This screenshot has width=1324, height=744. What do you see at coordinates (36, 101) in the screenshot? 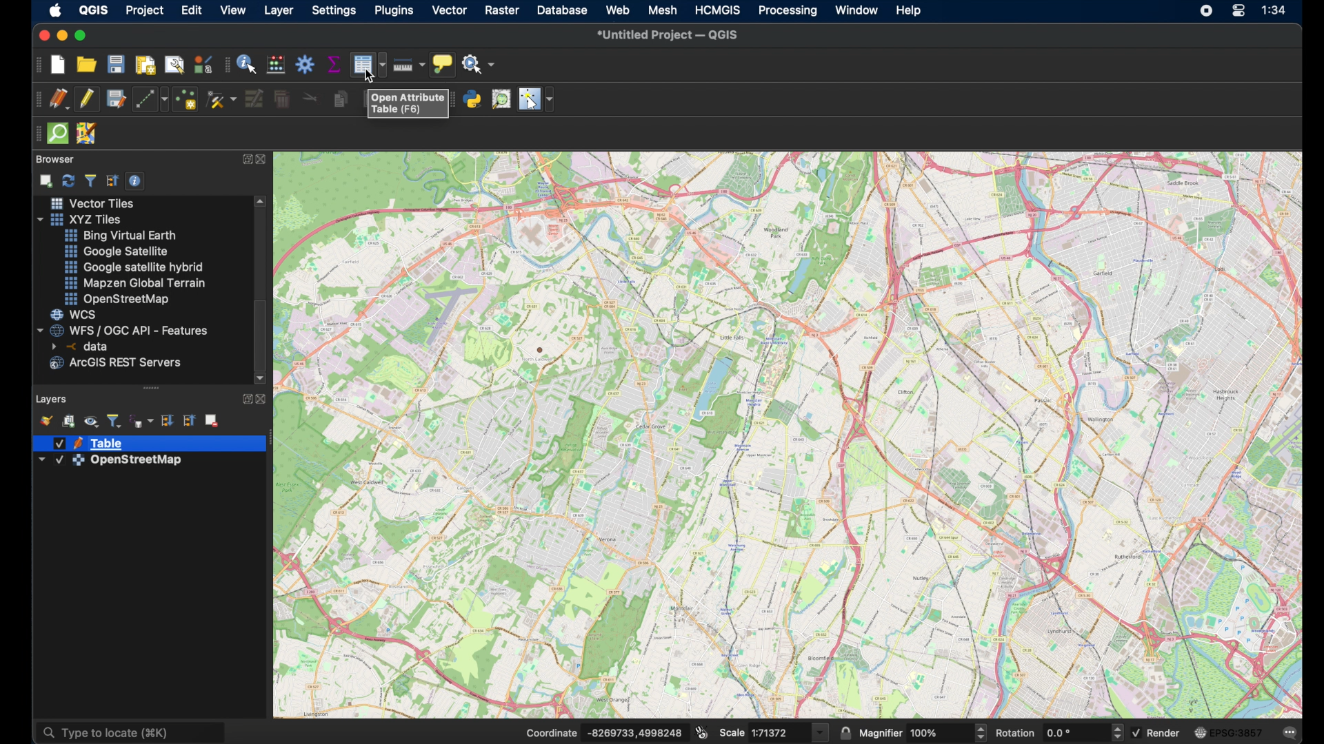
I see `digitizing toolbar` at bounding box center [36, 101].